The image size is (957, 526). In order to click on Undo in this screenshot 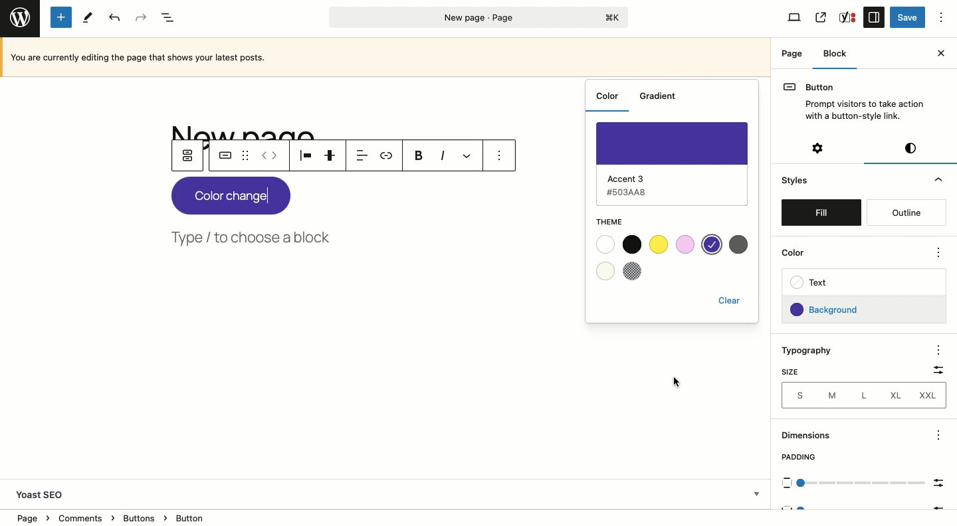, I will do `click(114, 19)`.